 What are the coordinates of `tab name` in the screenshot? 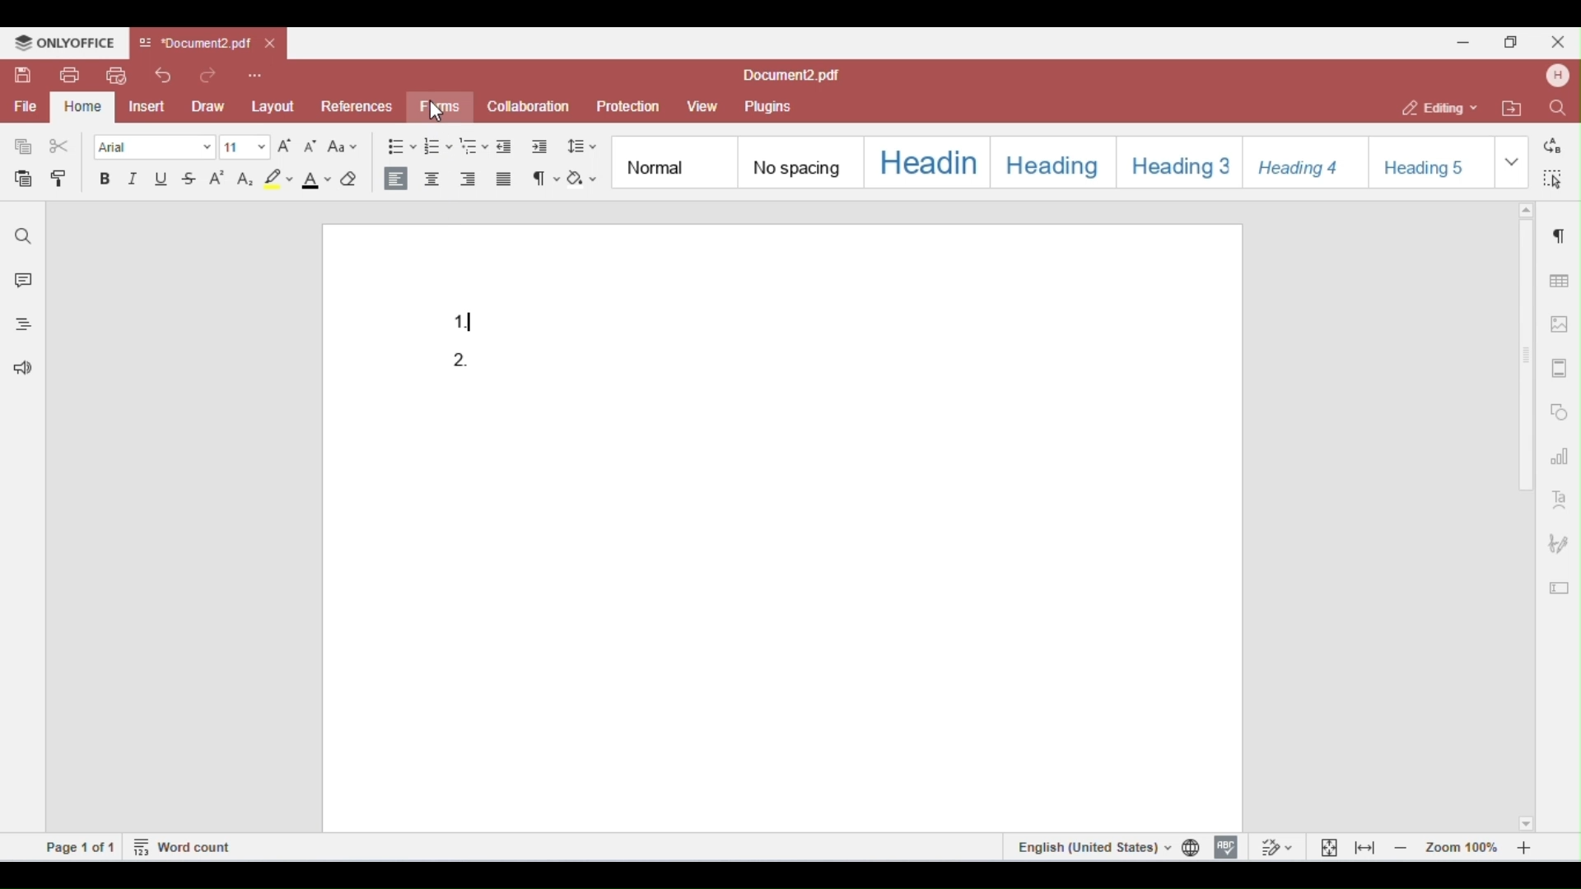 It's located at (194, 44).